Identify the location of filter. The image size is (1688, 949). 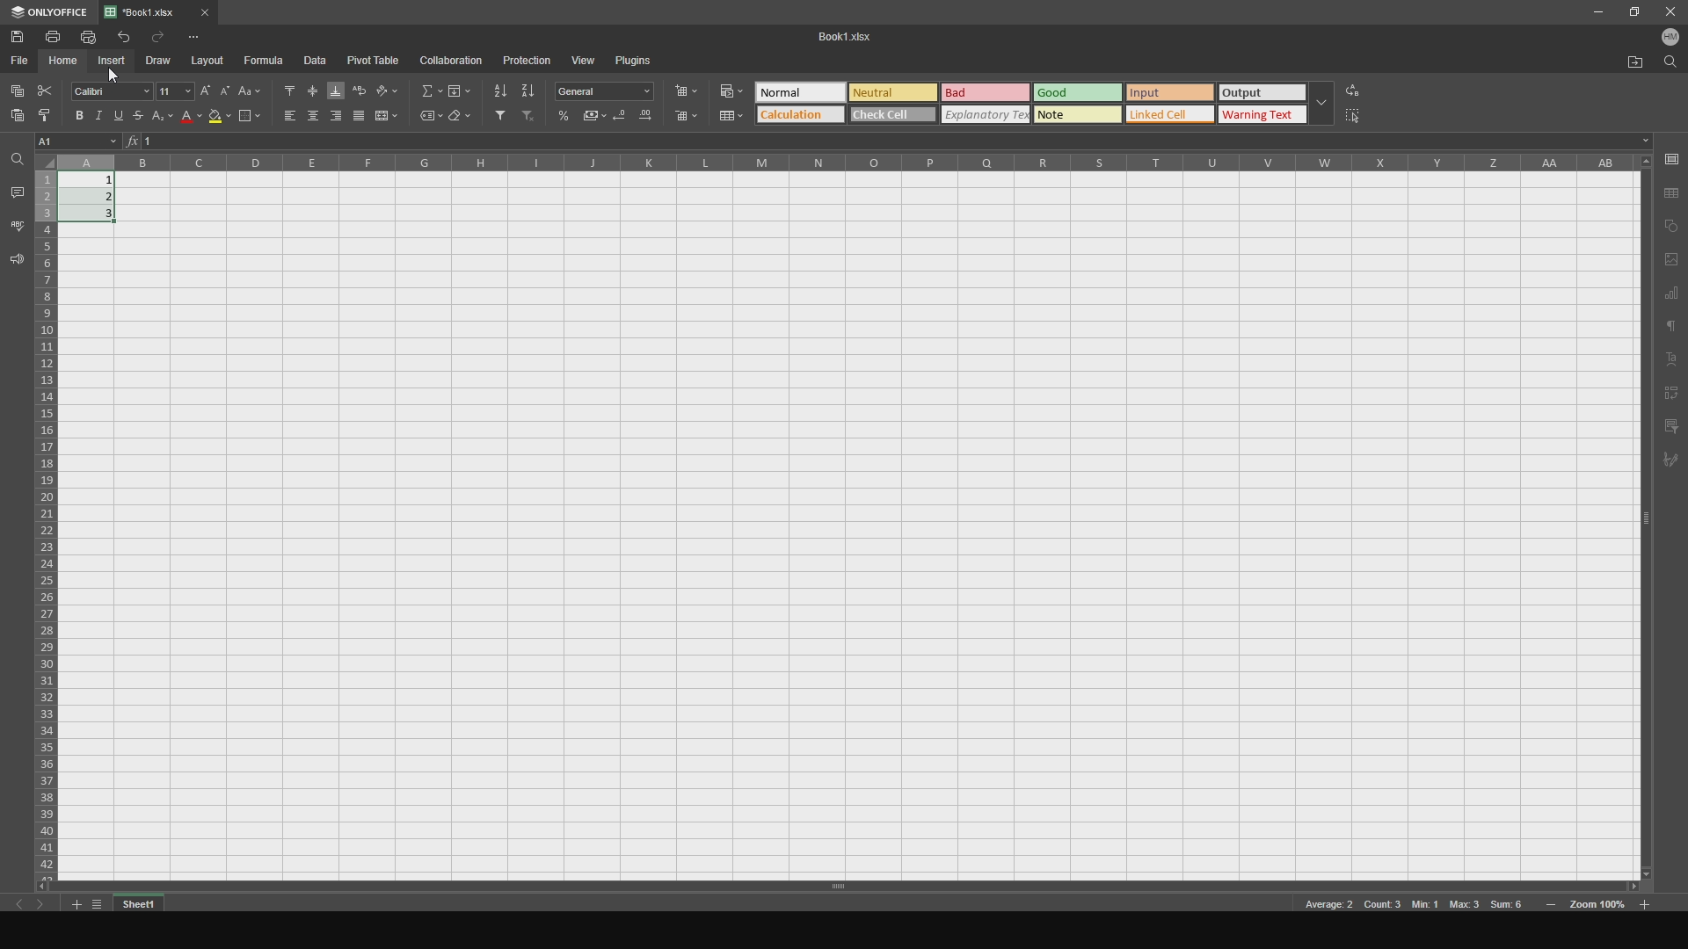
(497, 117).